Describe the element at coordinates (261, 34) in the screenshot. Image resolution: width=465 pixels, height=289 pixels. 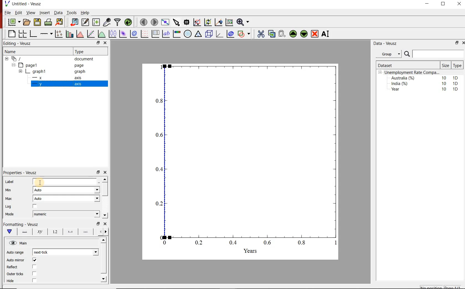
I see `cut the widgets` at that location.